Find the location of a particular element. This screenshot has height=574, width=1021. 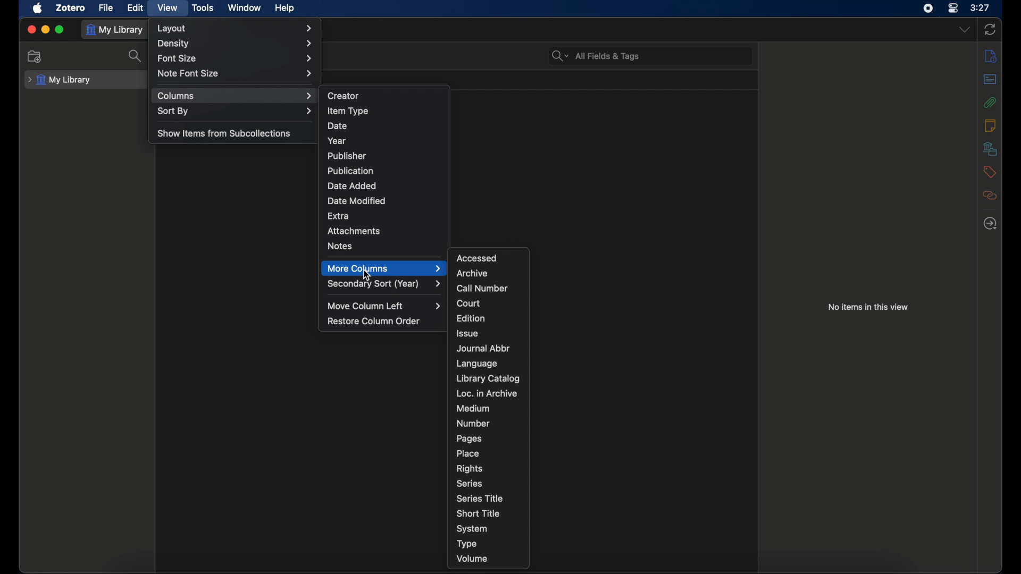

system is located at coordinates (473, 529).